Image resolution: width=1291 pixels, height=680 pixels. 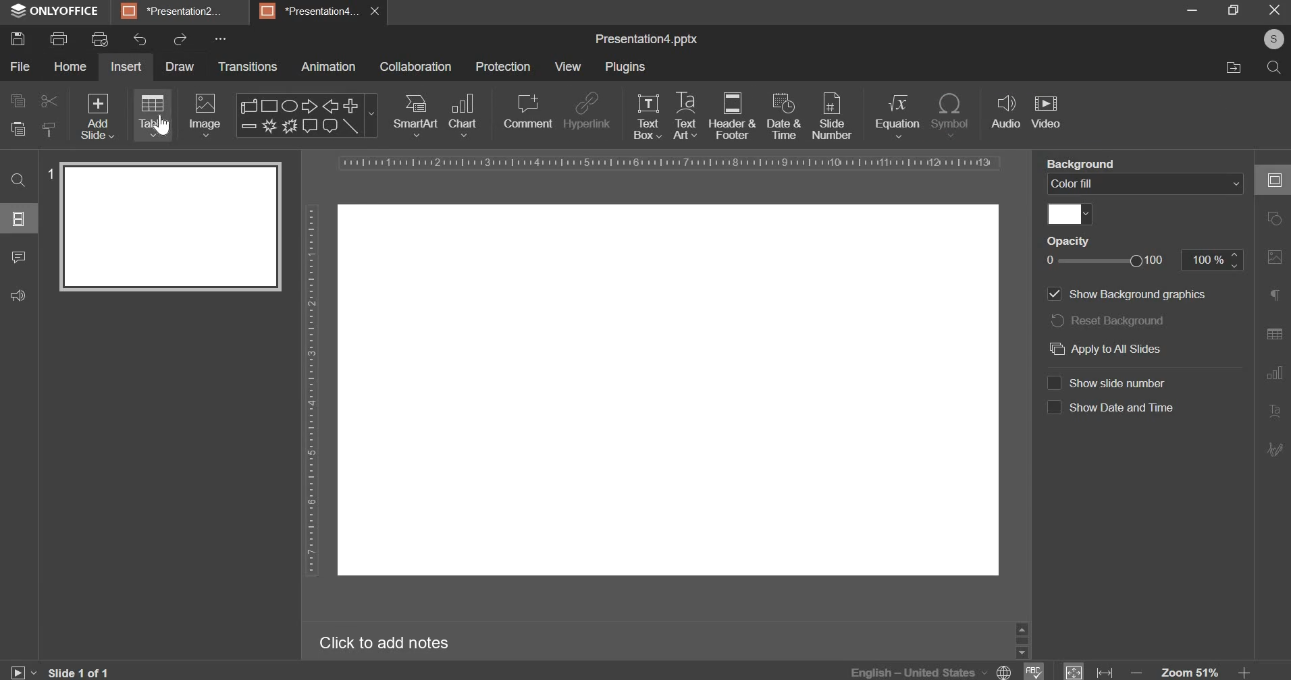 I want to click on paragraph settings, so click(x=1279, y=294).